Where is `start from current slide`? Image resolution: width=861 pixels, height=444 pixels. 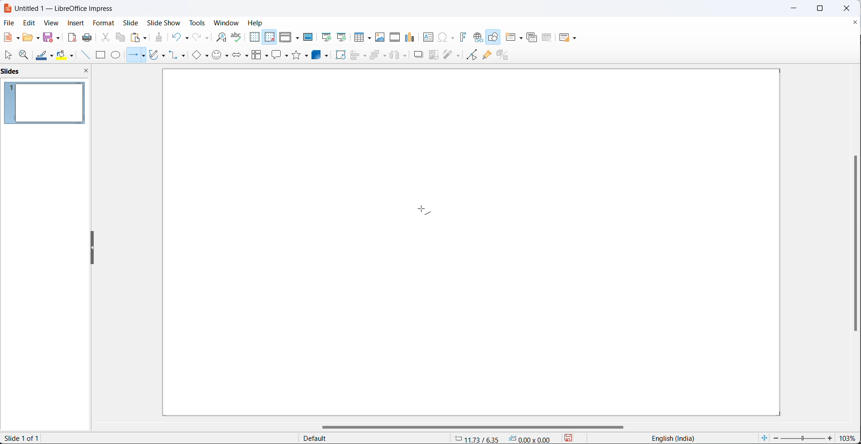 start from current slide is located at coordinates (341, 37).